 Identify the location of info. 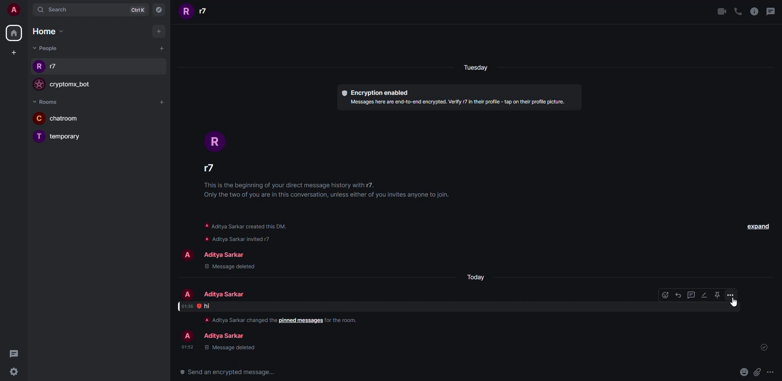
(754, 11).